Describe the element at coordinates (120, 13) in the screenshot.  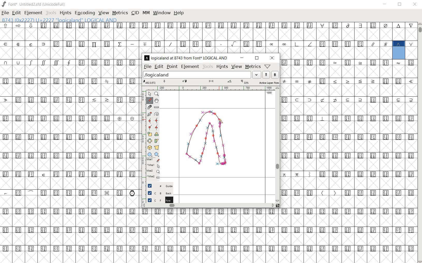
I see `metrics` at that location.